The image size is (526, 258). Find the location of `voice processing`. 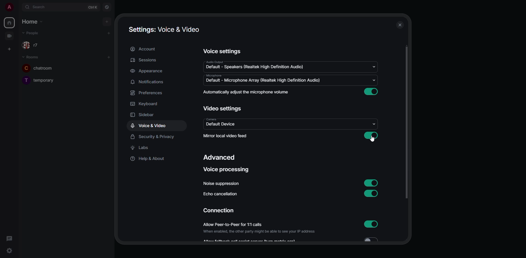

voice processing is located at coordinates (226, 170).